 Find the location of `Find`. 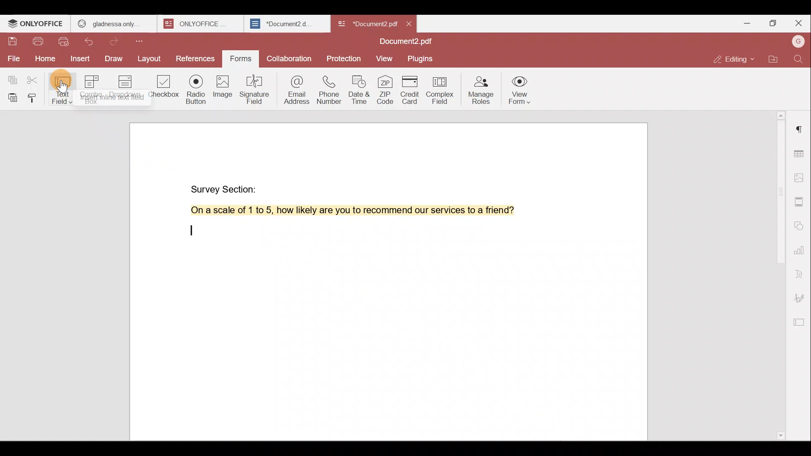

Find is located at coordinates (800, 59).